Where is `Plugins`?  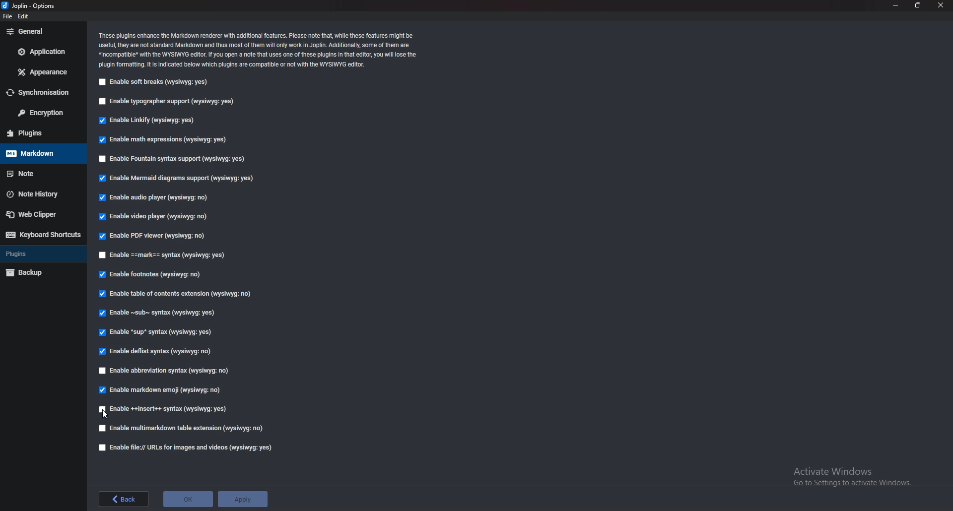
Plugins is located at coordinates (42, 254).